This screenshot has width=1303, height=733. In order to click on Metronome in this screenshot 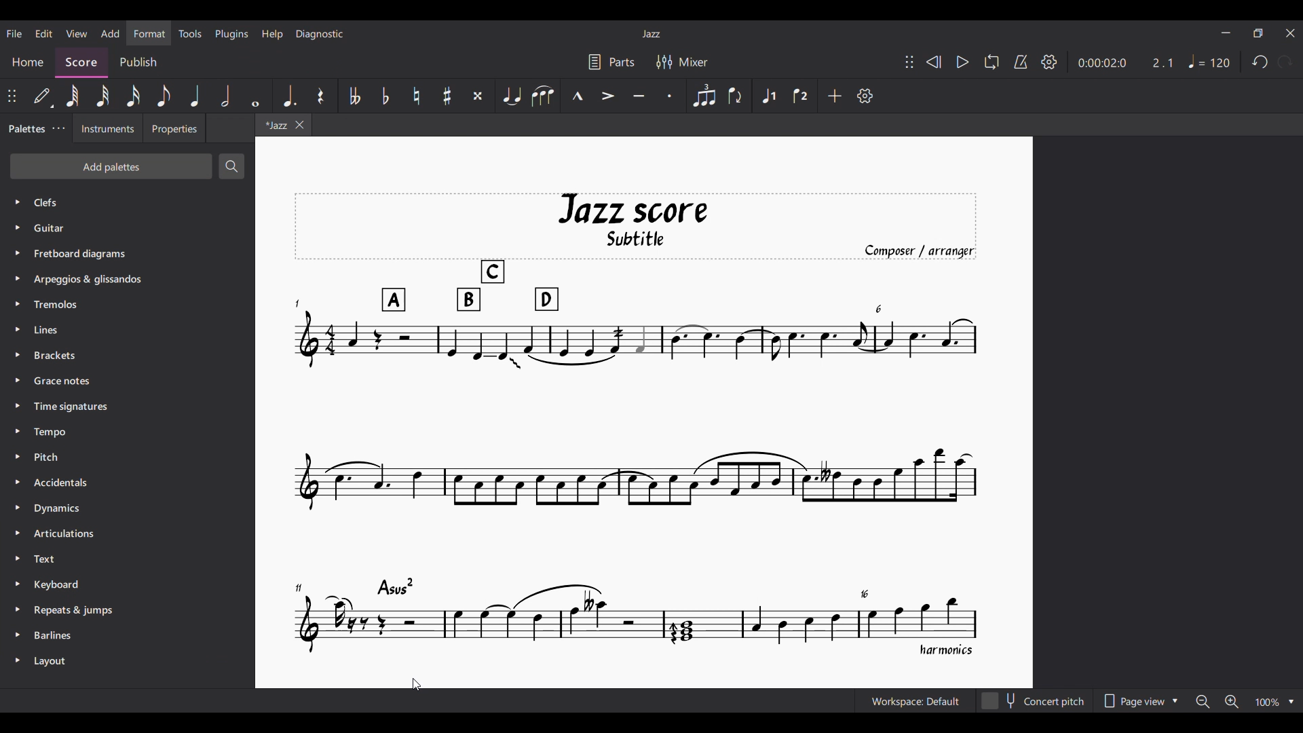, I will do `click(1021, 62)`.